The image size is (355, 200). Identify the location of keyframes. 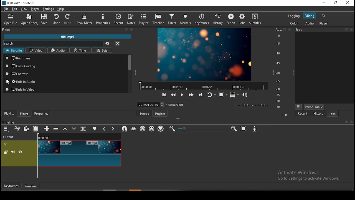
(11, 186).